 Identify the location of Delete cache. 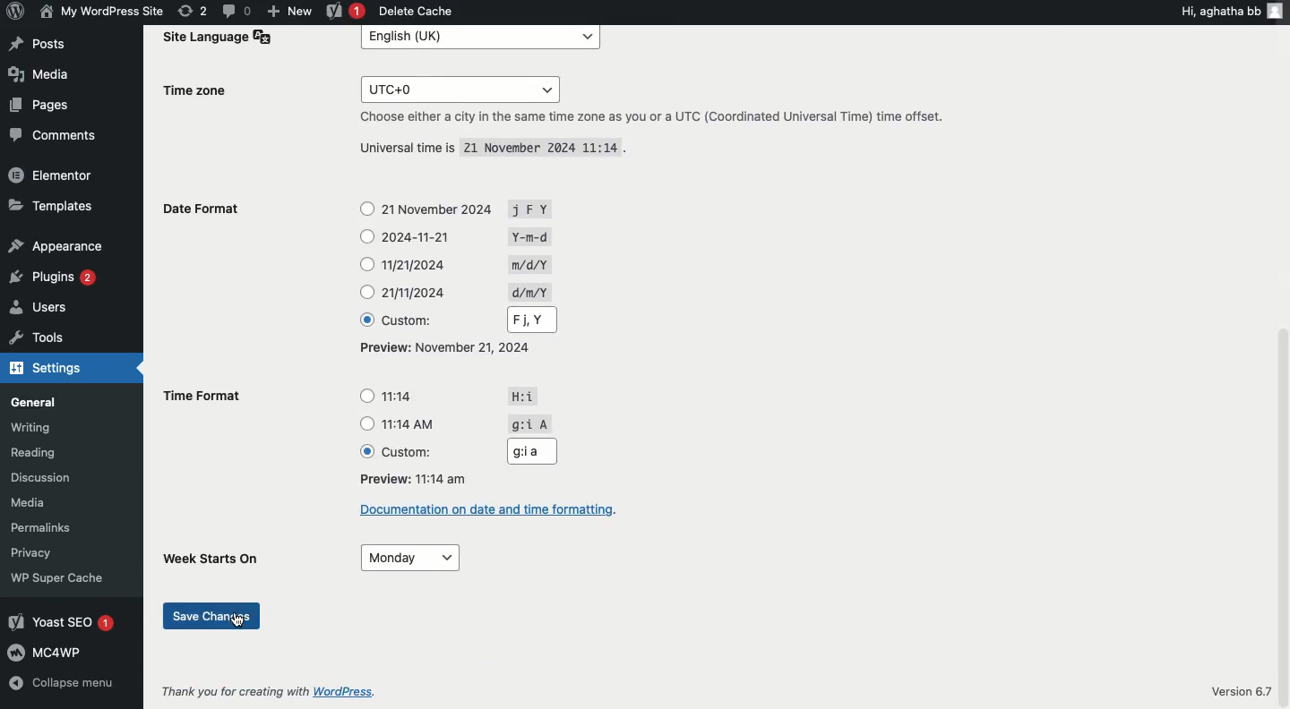
(419, 11).